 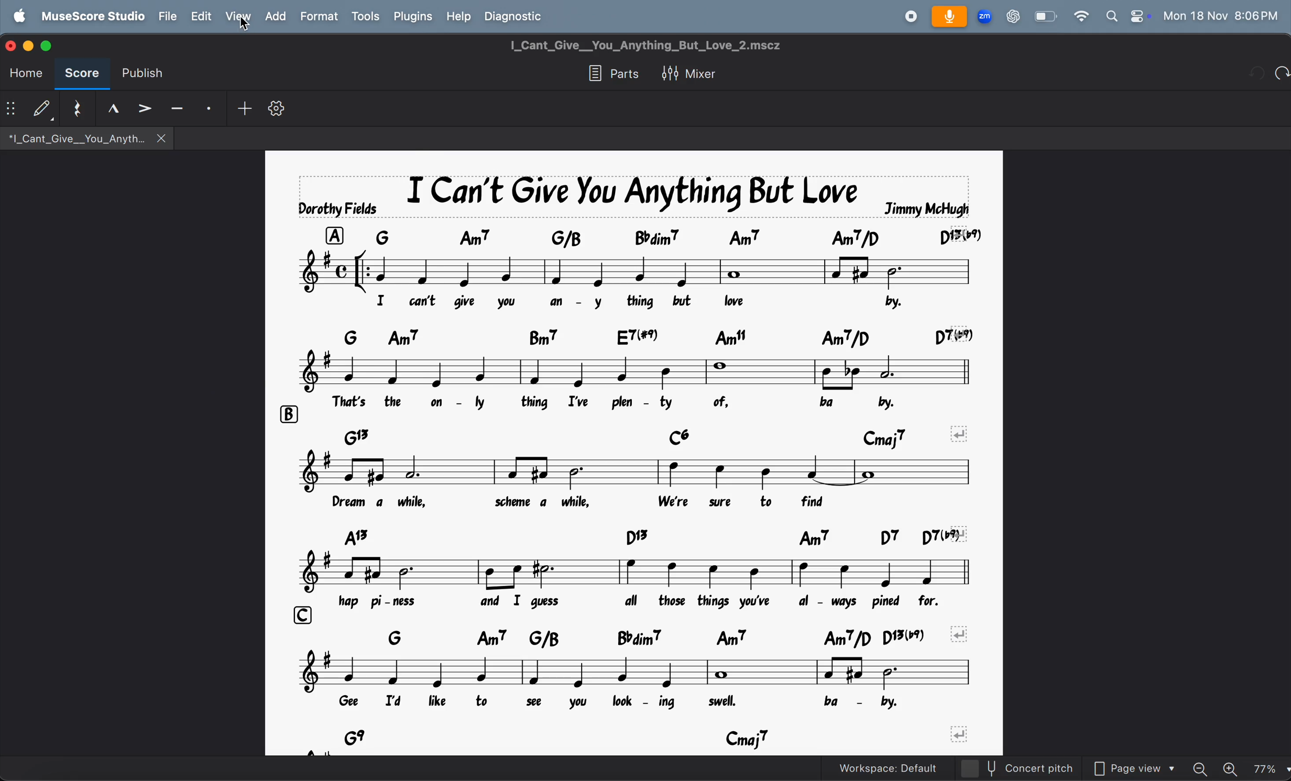 What do you see at coordinates (672, 237) in the screenshot?
I see `chord symbol` at bounding box center [672, 237].